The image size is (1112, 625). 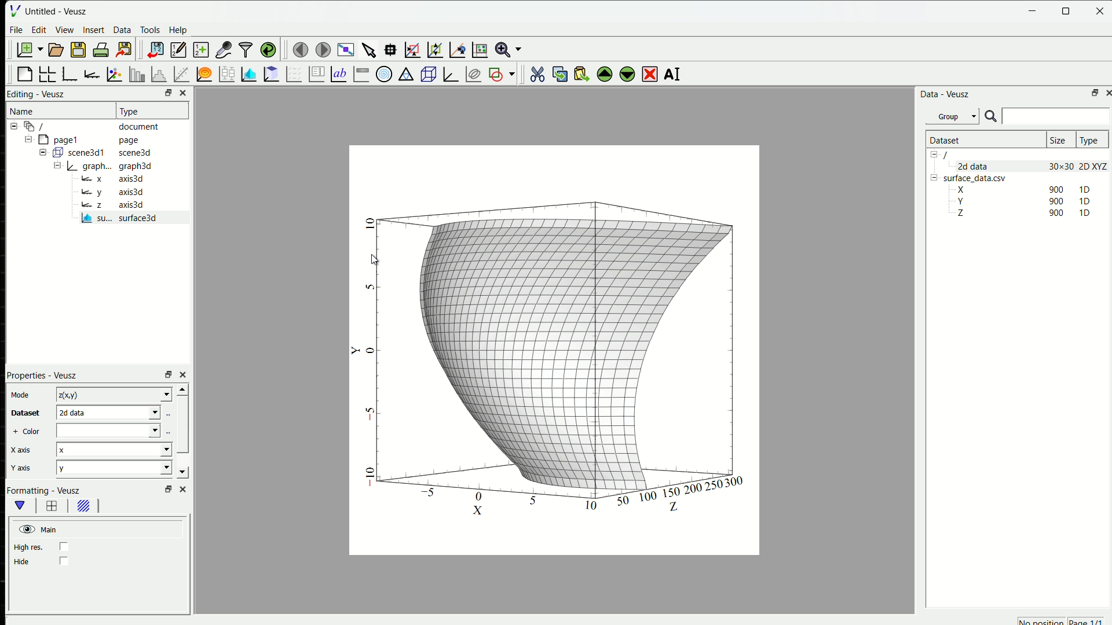 I want to click on Main, so click(x=38, y=530).